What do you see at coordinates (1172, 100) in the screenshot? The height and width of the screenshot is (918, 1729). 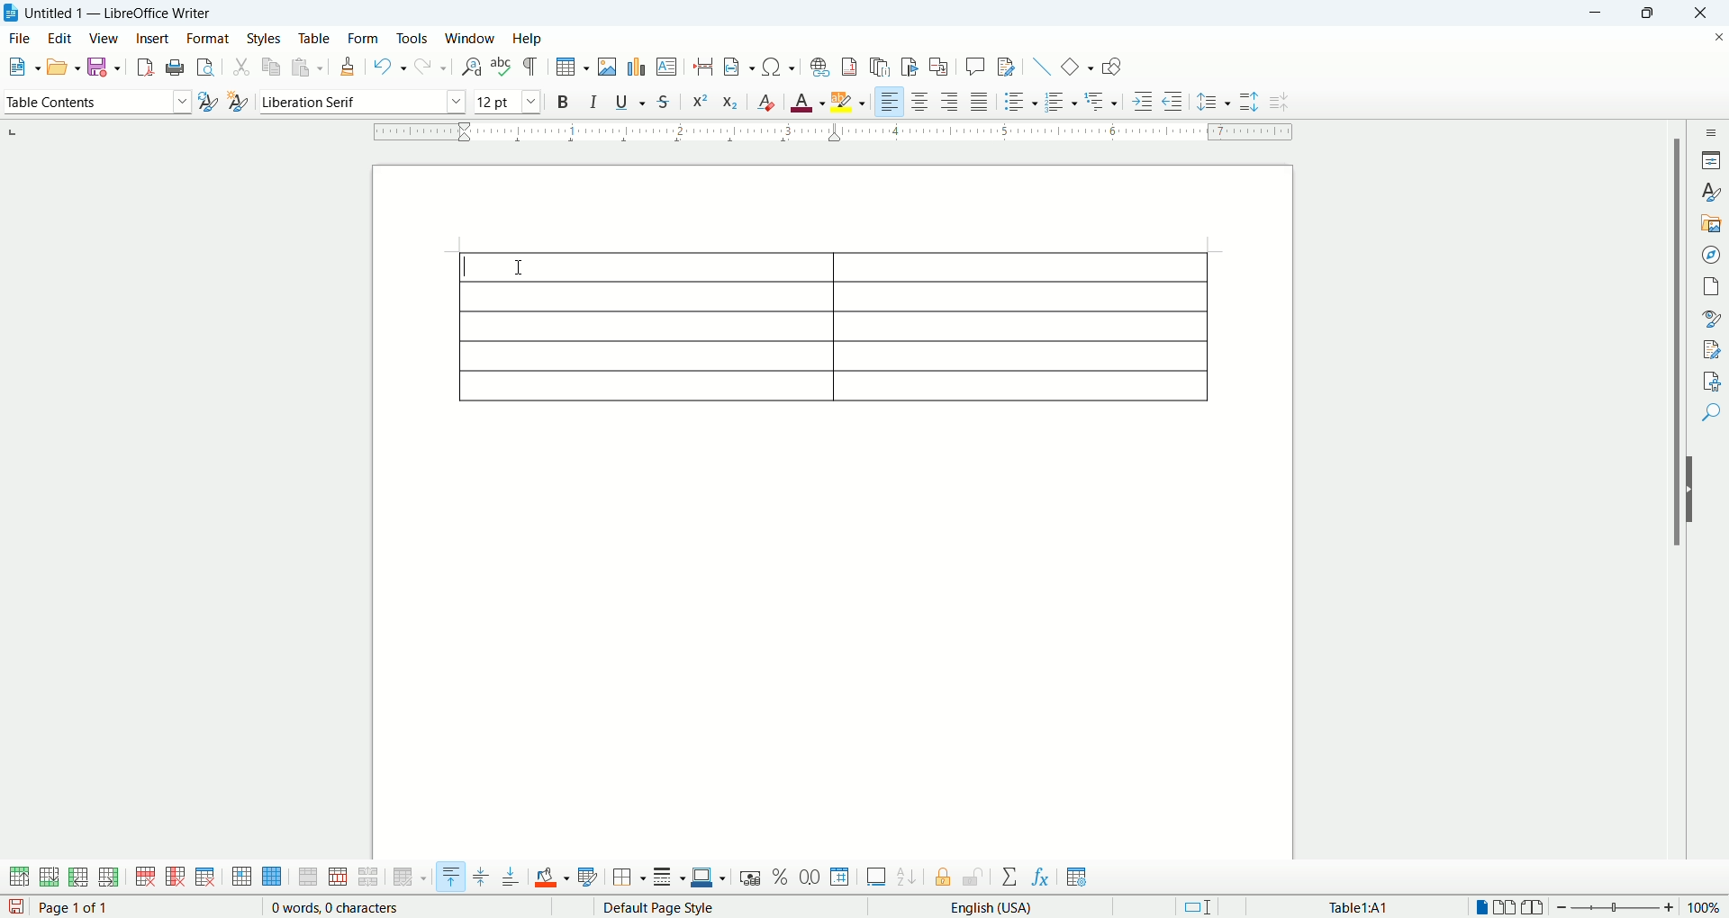 I see `decrease indent` at bounding box center [1172, 100].